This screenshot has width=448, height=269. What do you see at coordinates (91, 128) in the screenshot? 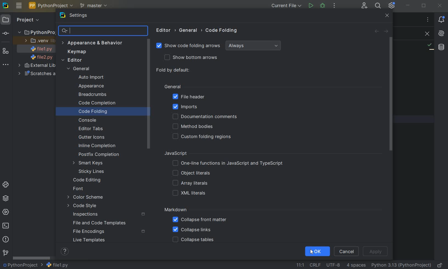
I see `EDITOR TABS` at bounding box center [91, 128].